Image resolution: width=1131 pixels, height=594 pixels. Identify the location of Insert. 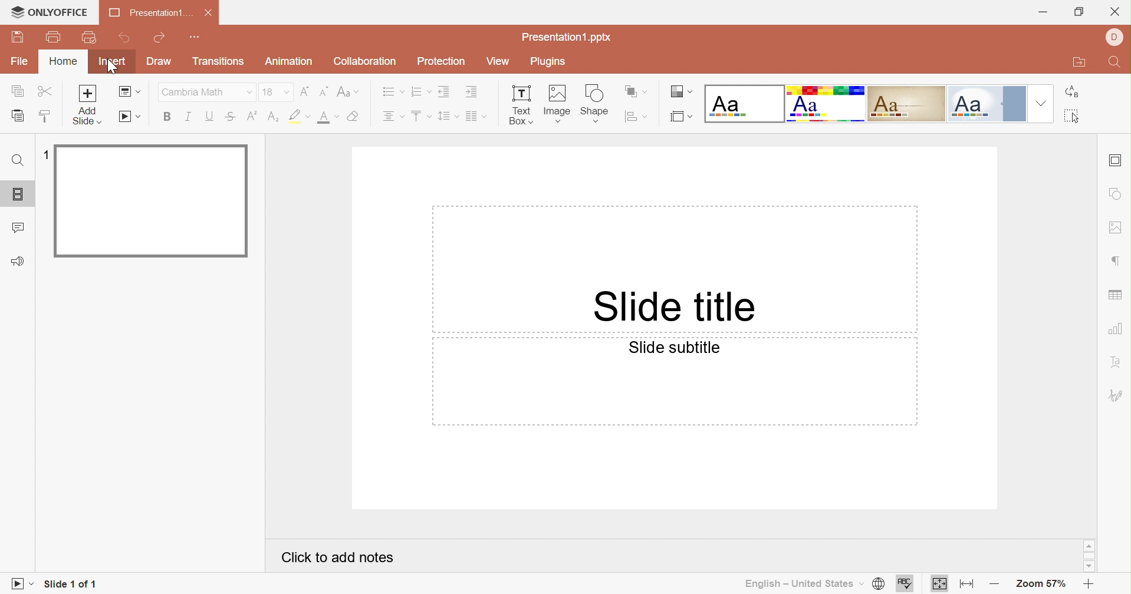
(113, 61).